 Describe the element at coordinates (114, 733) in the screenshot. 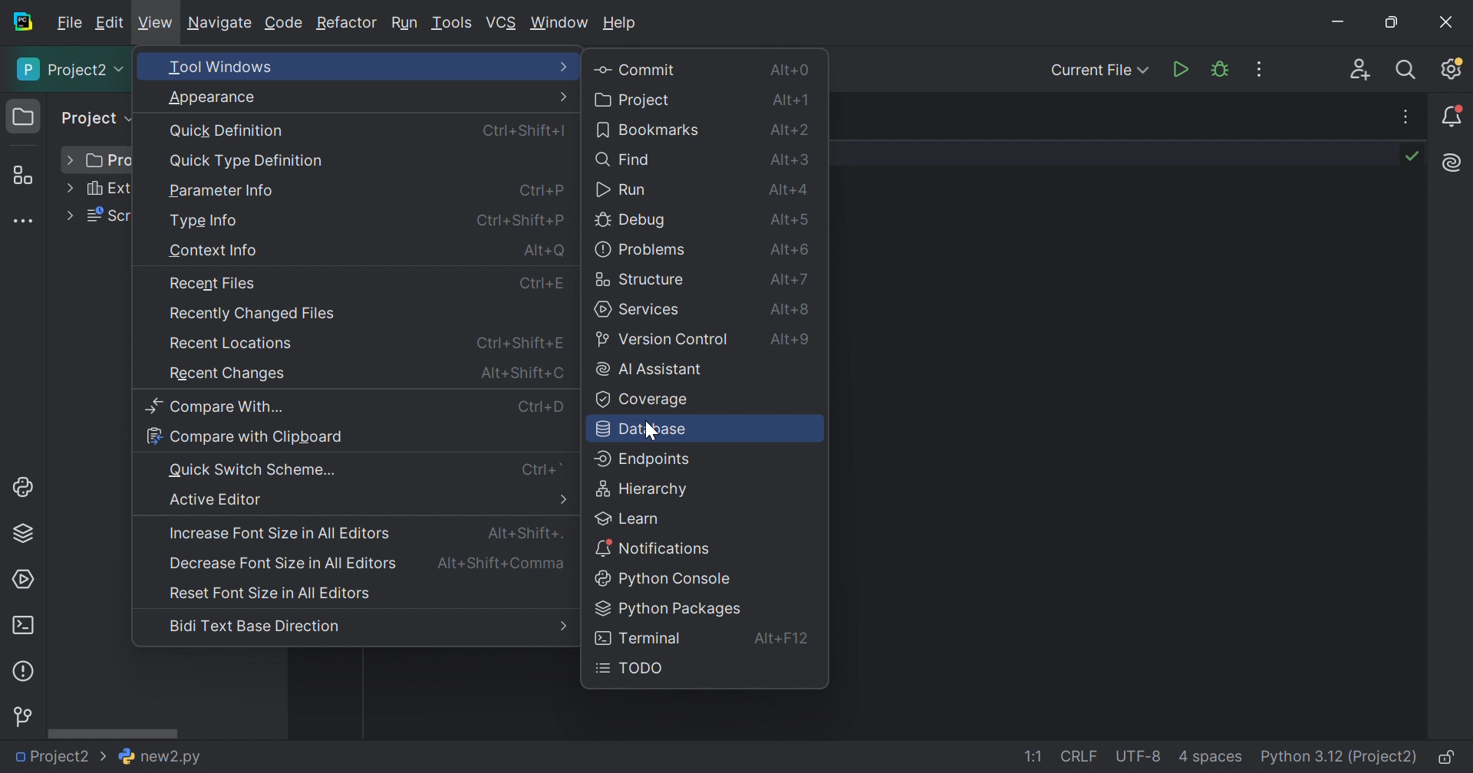

I see `Scroll bar` at that location.